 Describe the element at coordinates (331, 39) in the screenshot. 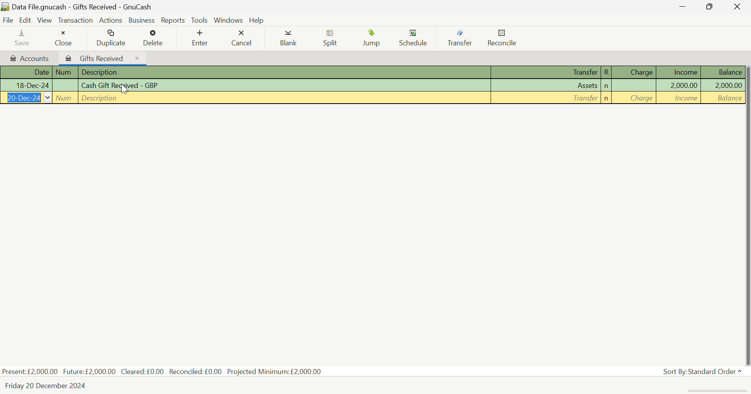

I see `Split` at that location.